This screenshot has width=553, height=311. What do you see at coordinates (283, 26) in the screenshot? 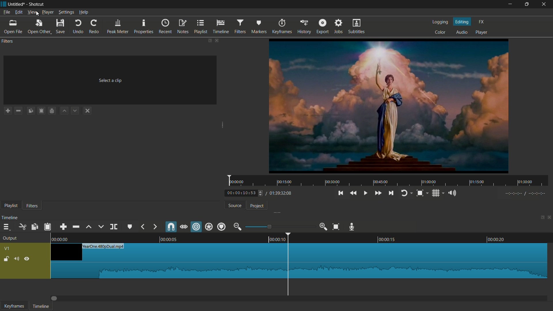
I see `keyframes` at bounding box center [283, 26].